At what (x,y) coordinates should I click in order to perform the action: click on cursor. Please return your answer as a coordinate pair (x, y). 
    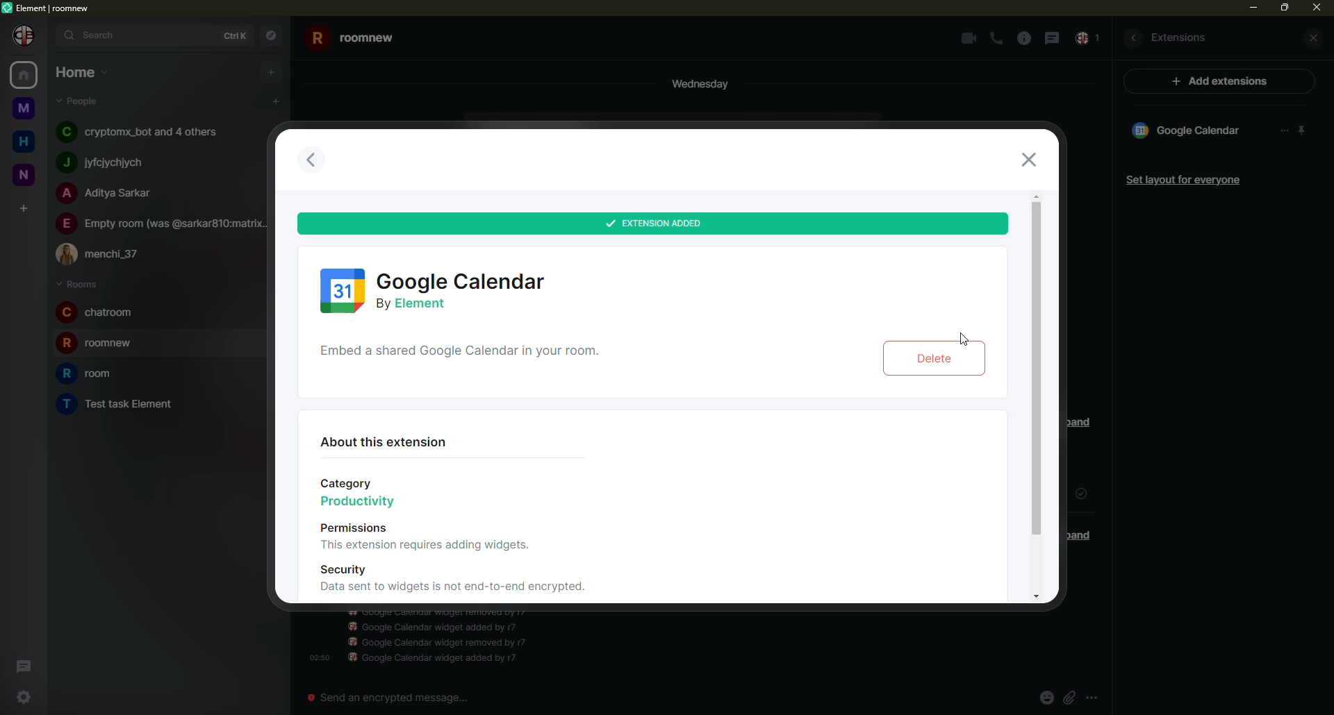
    Looking at the image, I should click on (967, 342).